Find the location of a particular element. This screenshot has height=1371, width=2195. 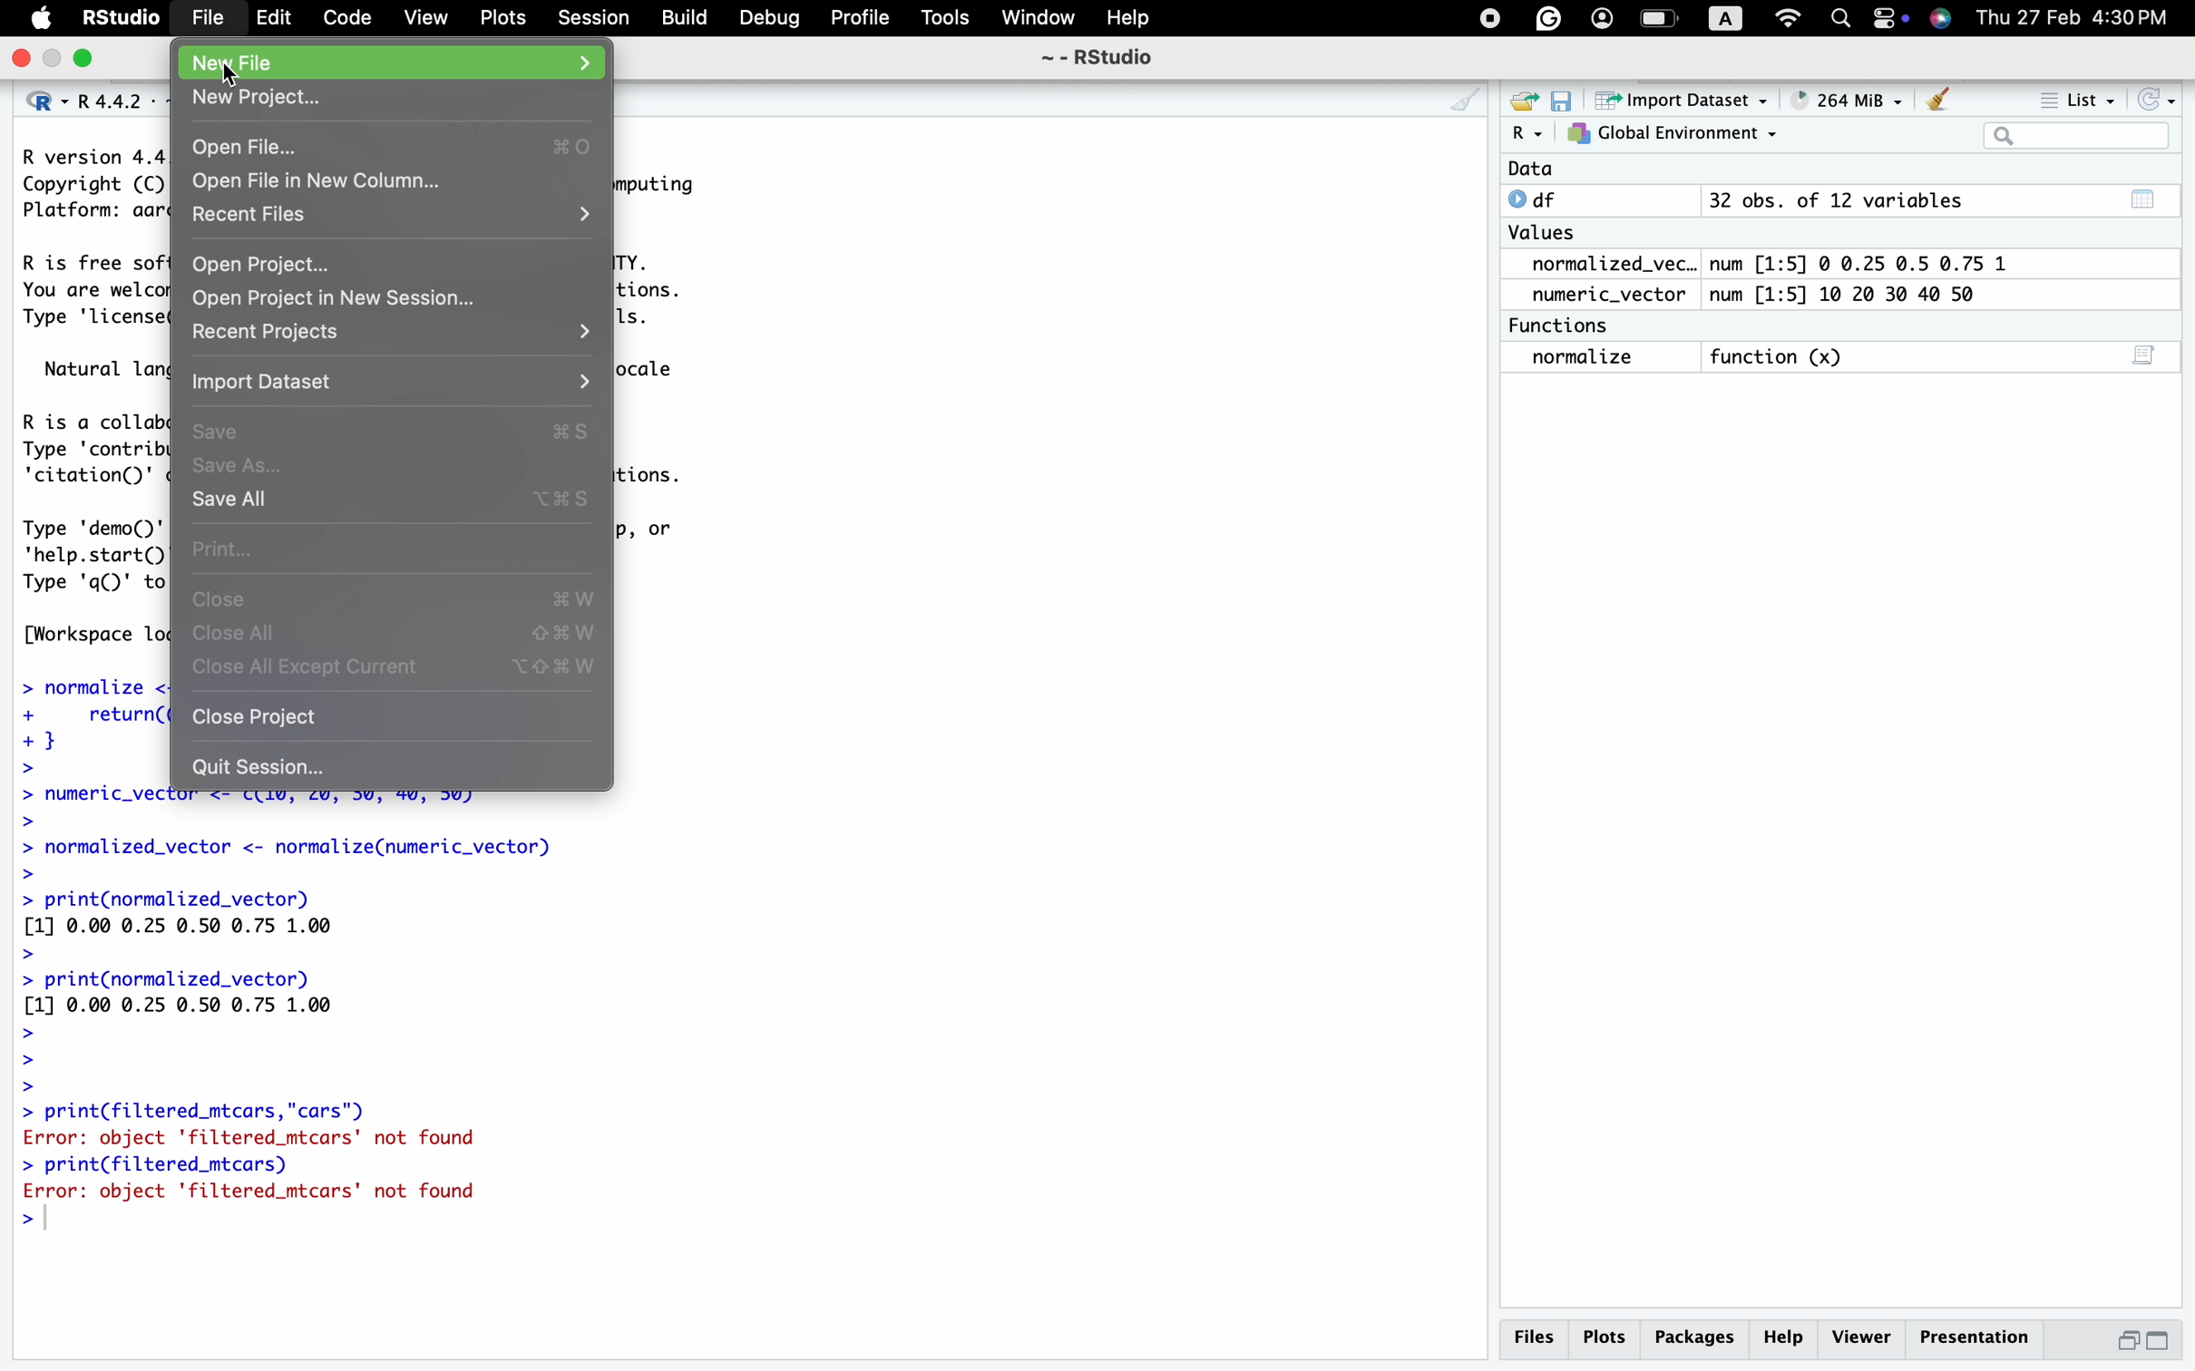

prompt cursor is located at coordinates (16, 1223).